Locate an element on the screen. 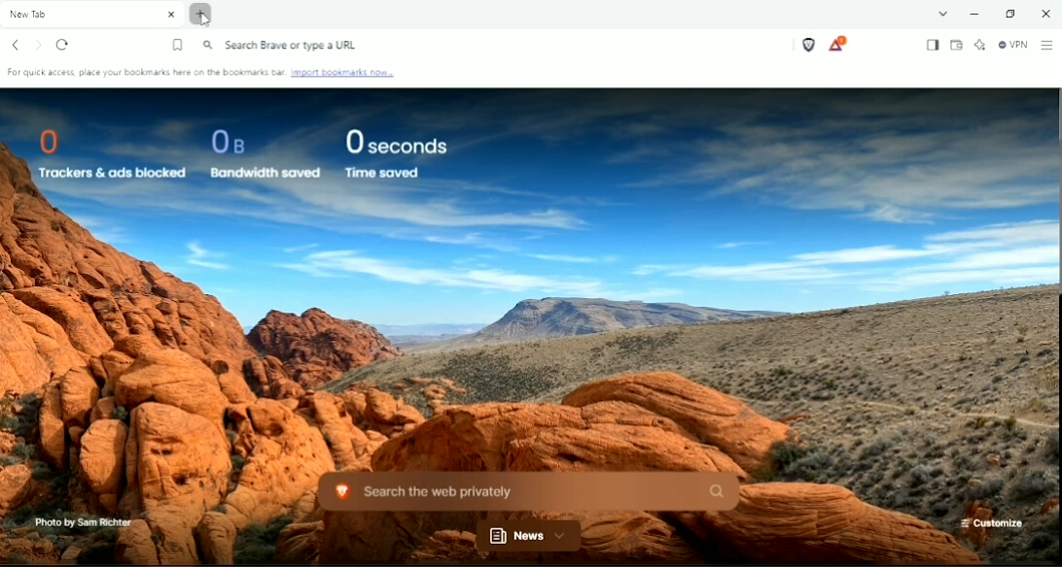 The width and height of the screenshot is (1062, 567). Reload this page is located at coordinates (62, 44).